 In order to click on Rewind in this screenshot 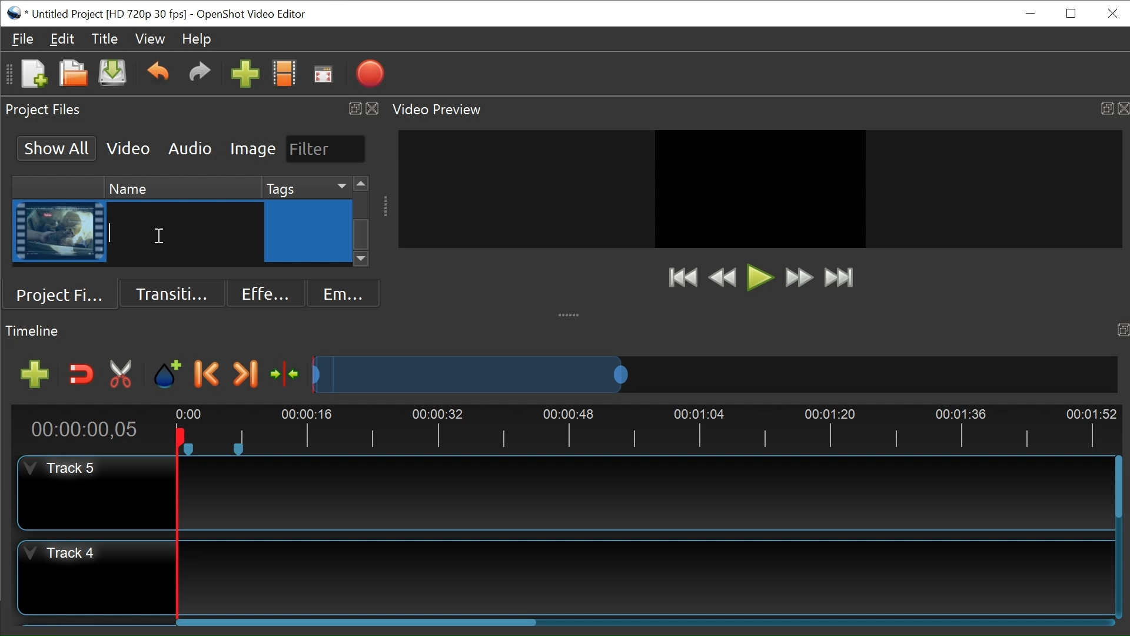, I will do `click(722, 277)`.